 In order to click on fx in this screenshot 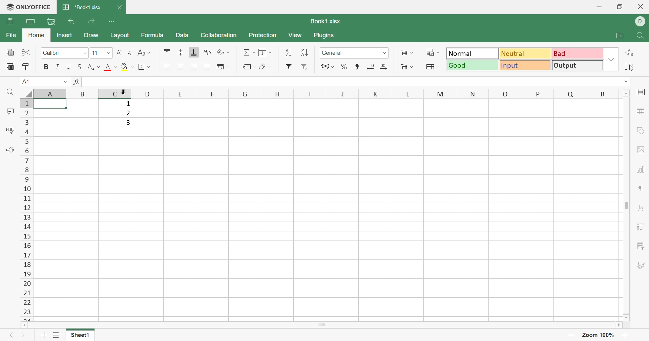, I will do `click(78, 82)`.